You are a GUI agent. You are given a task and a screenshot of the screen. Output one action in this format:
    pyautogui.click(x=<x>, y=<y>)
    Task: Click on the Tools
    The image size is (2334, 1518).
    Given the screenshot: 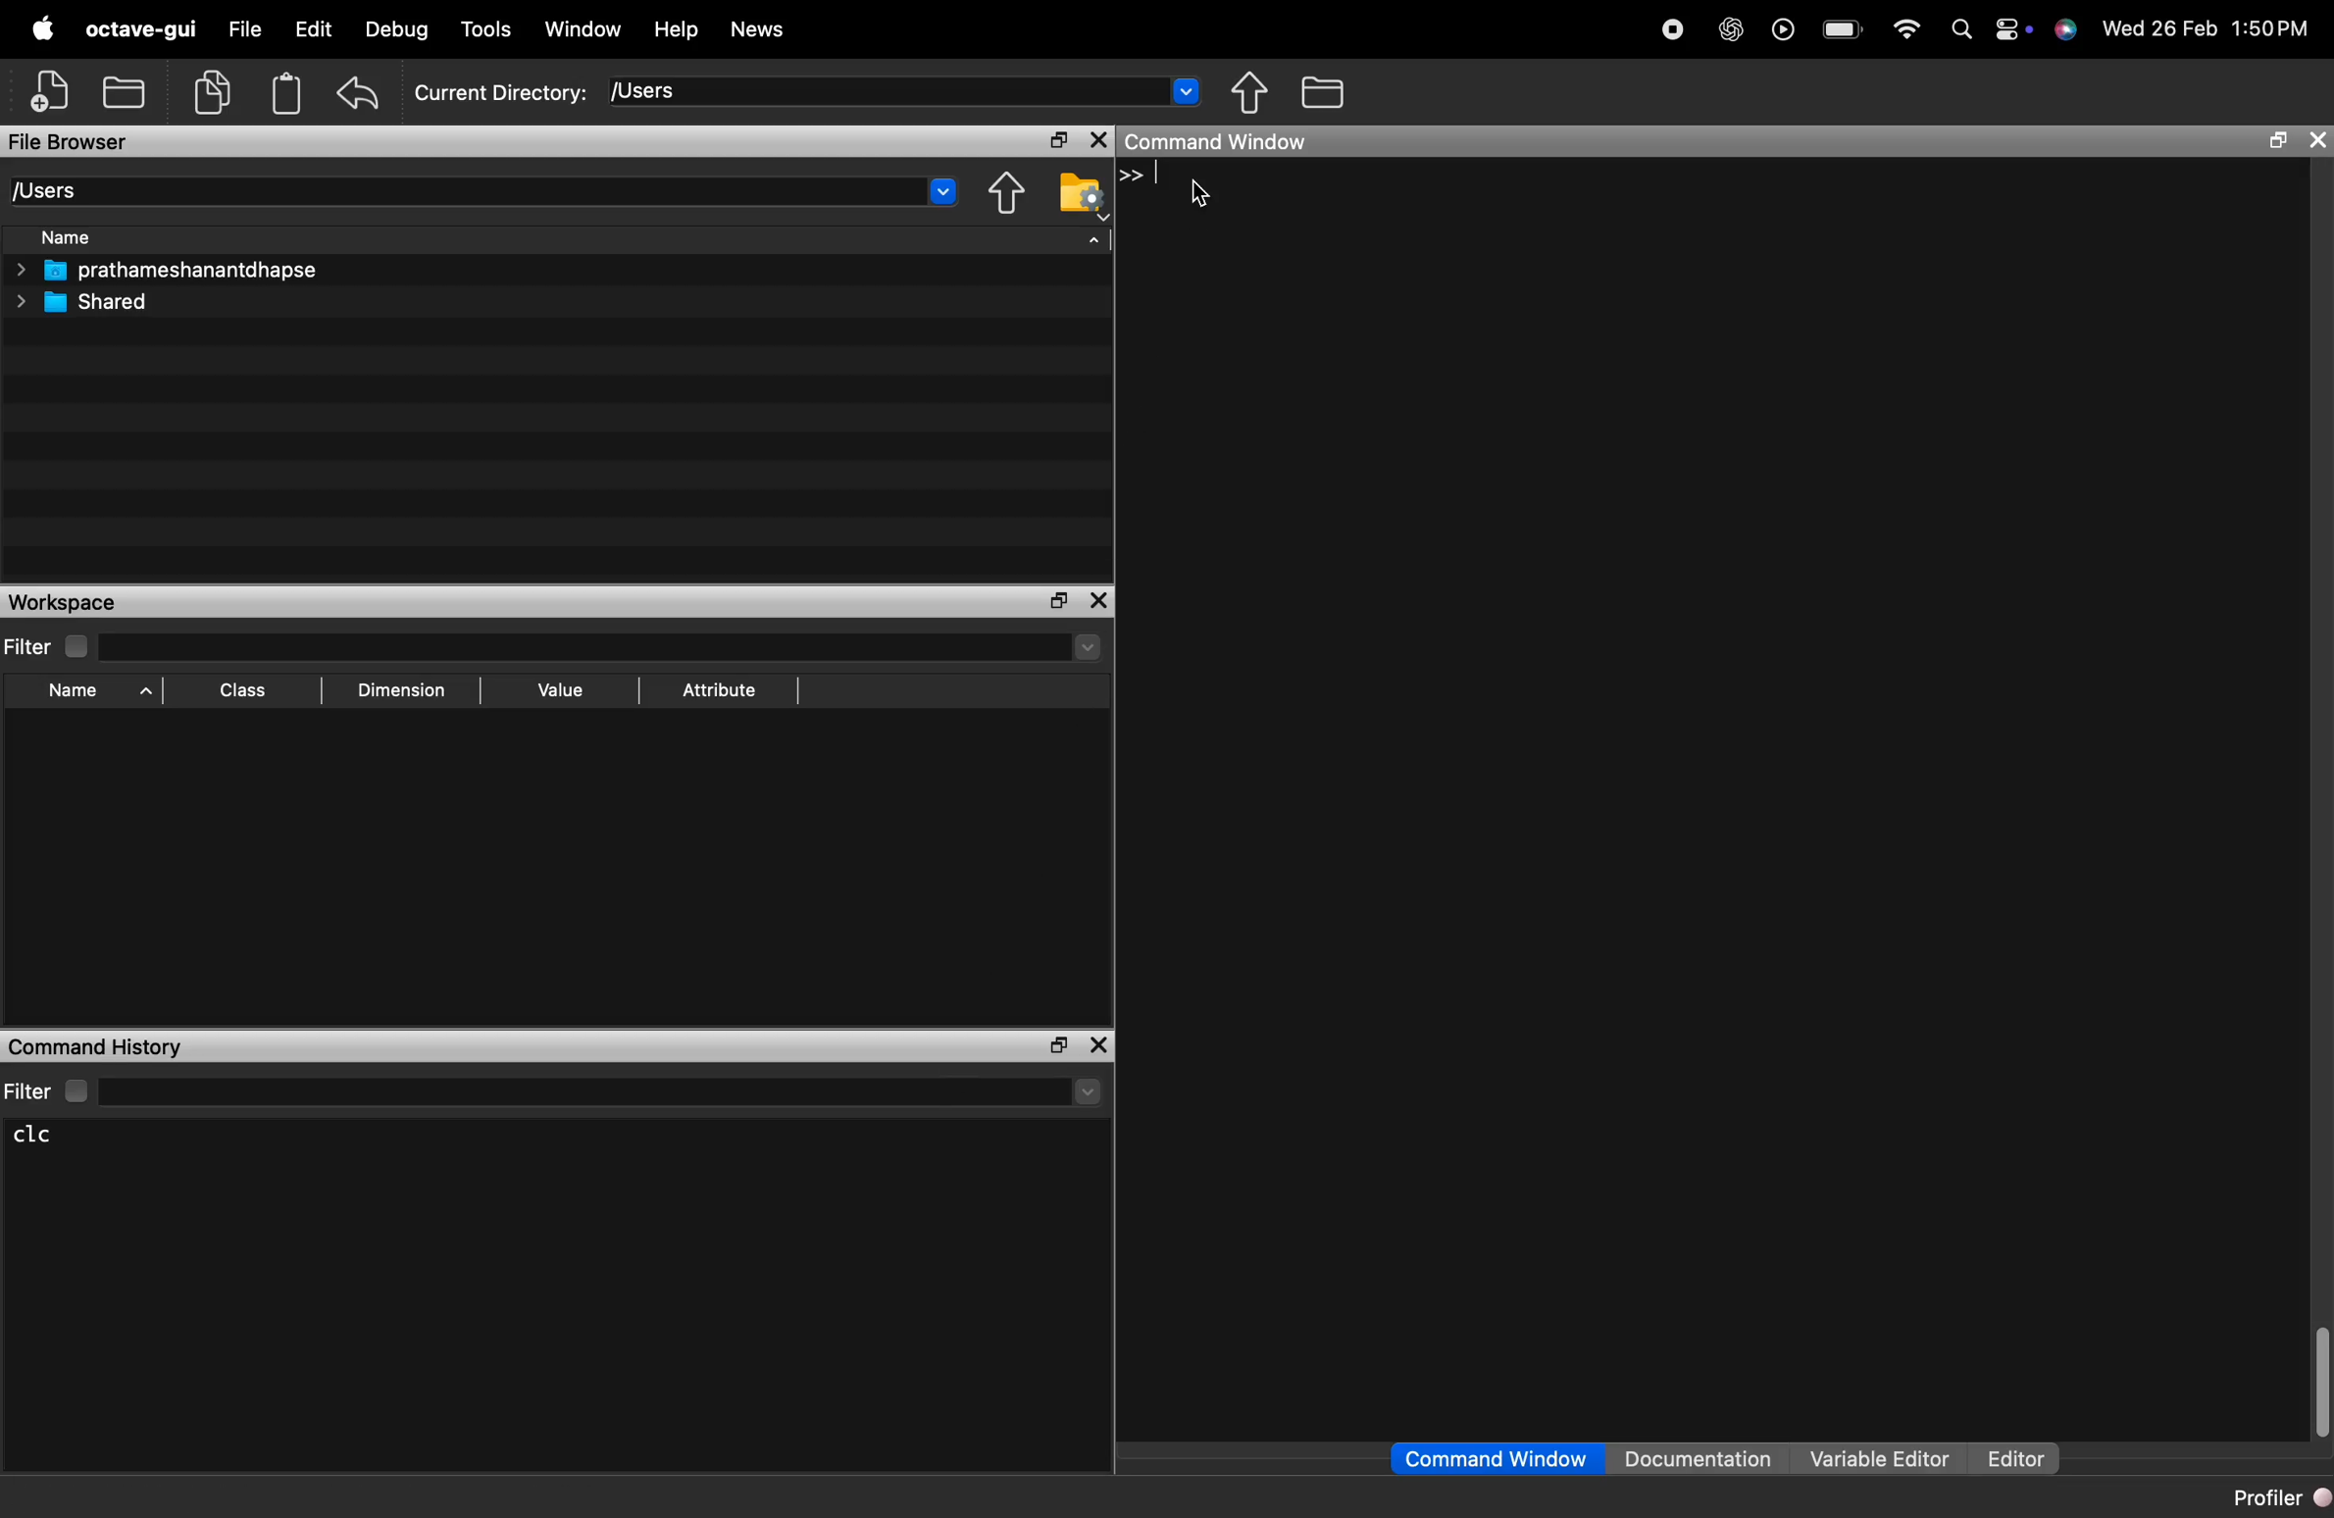 What is the action you would take?
    pyautogui.click(x=487, y=30)
    